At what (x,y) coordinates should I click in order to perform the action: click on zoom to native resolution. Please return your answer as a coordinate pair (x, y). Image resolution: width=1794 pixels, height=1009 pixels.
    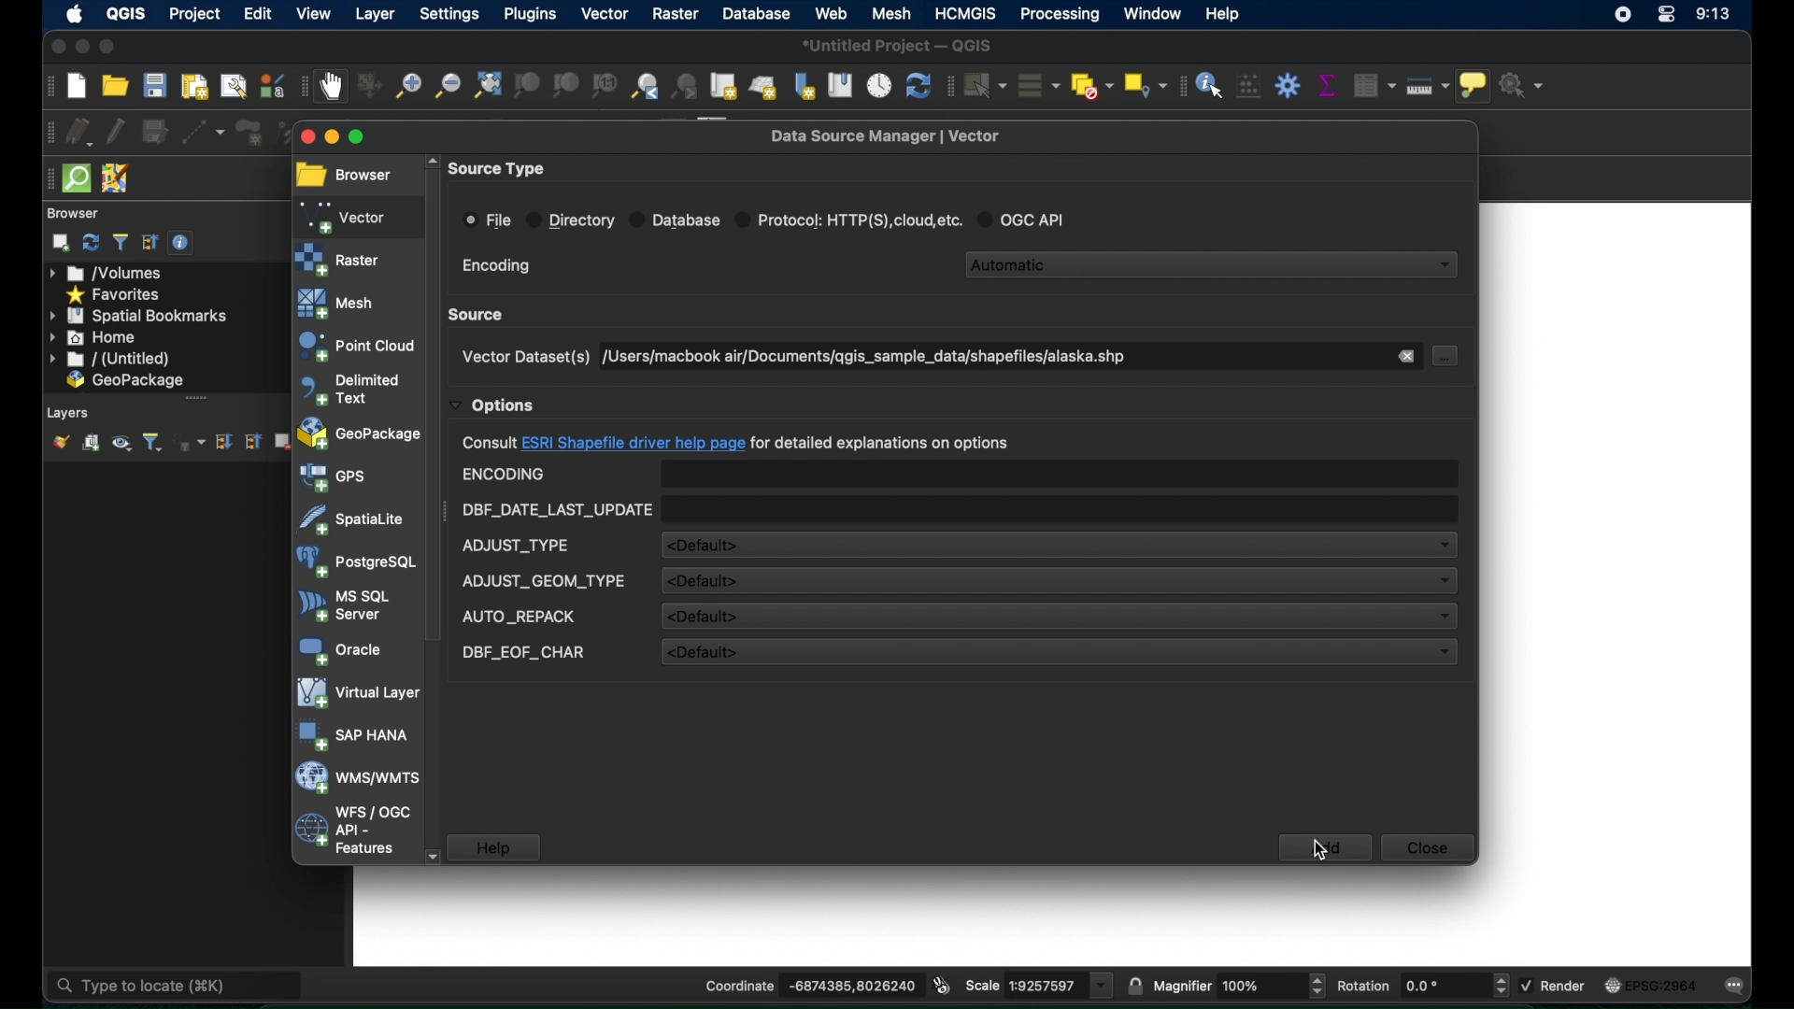
    Looking at the image, I should click on (604, 85).